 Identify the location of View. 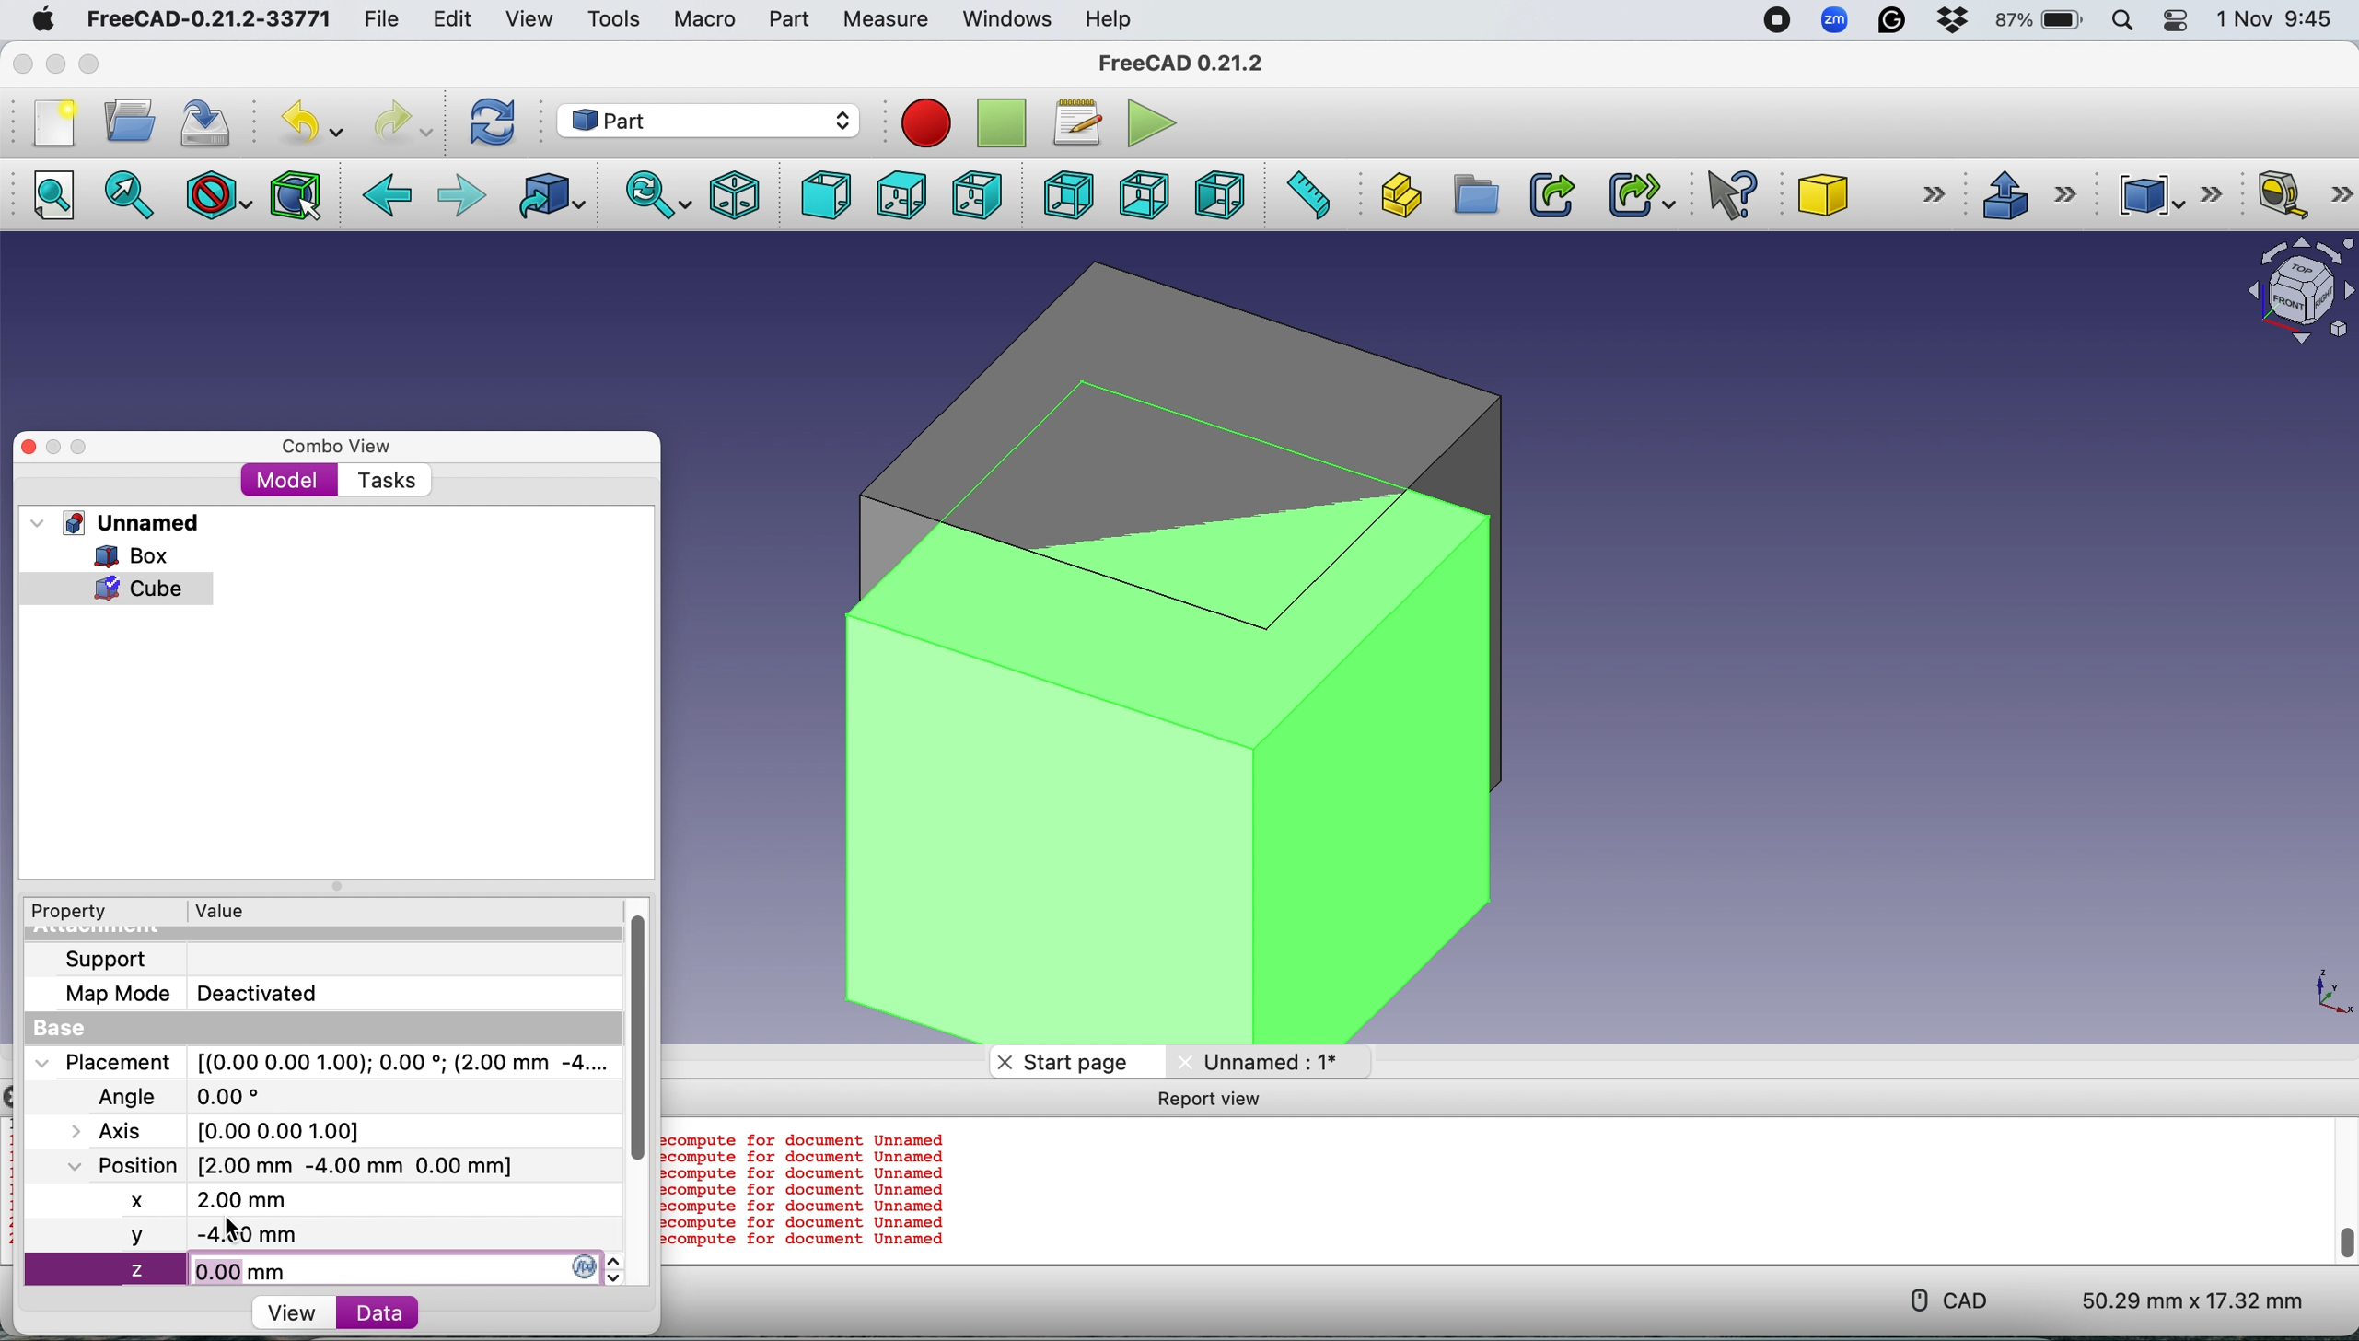
(529, 19).